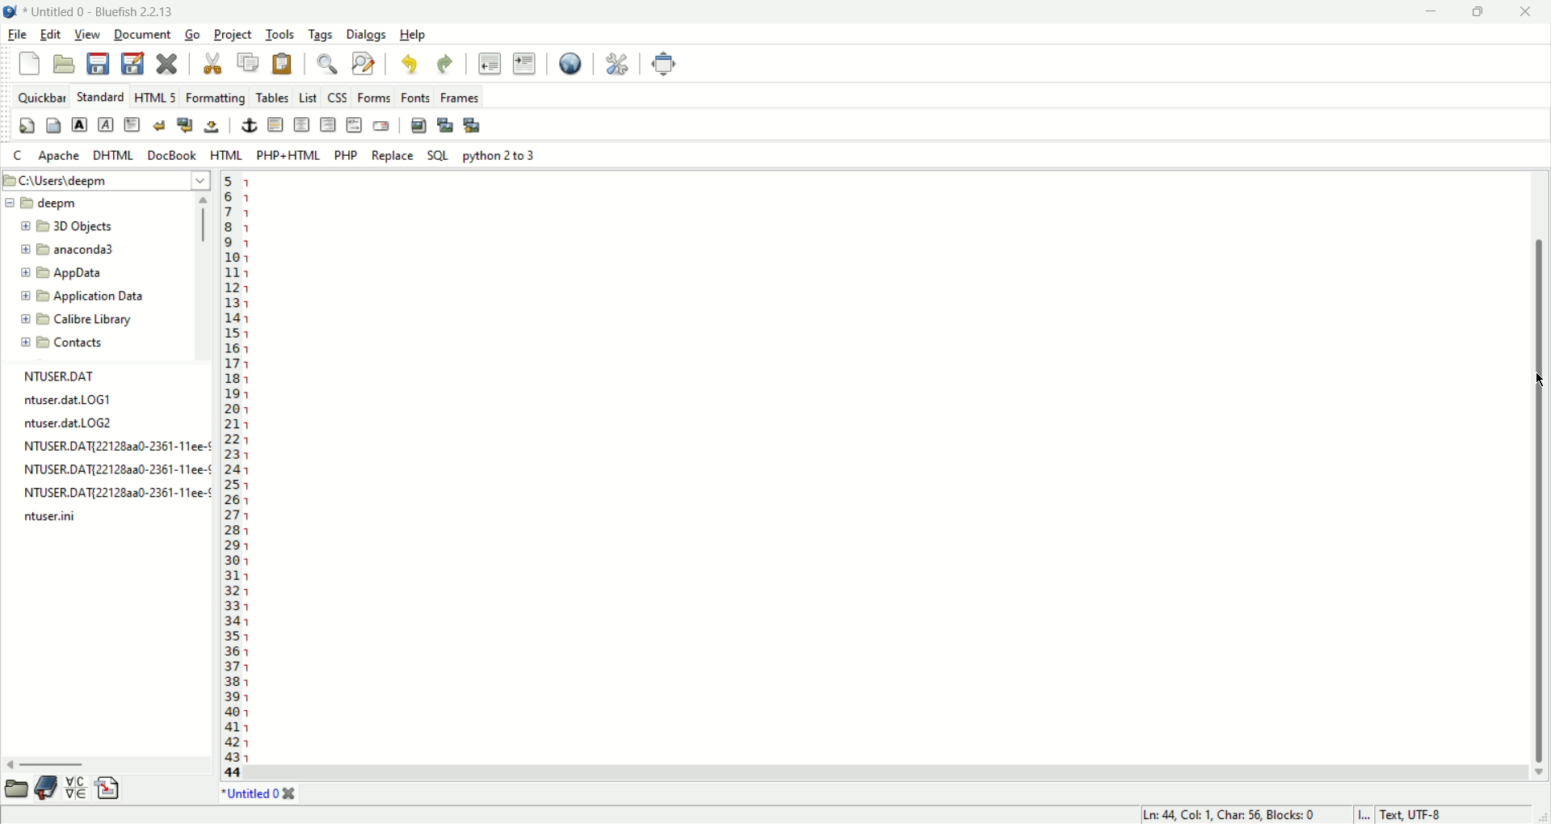  What do you see at coordinates (447, 66) in the screenshot?
I see `redo` at bounding box center [447, 66].